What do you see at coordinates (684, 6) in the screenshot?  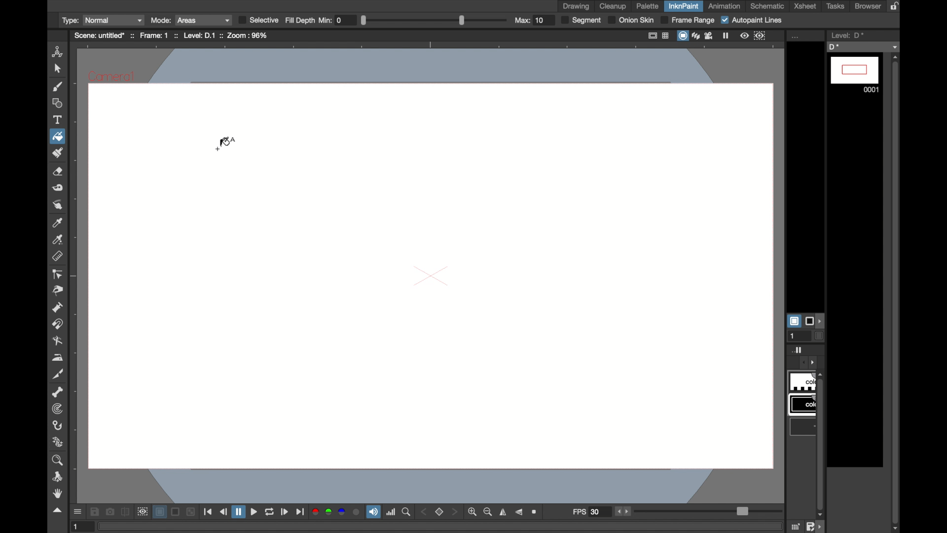 I see `inknpaint` at bounding box center [684, 6].